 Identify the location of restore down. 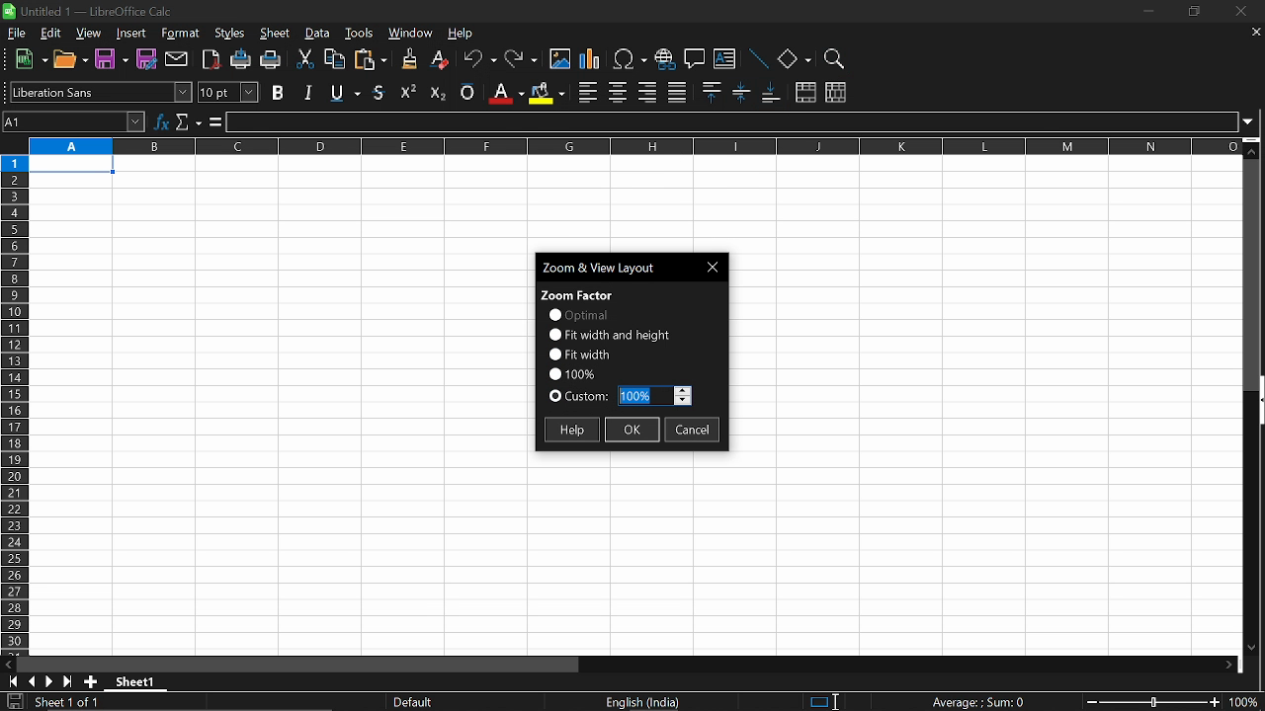
(1192, 13).